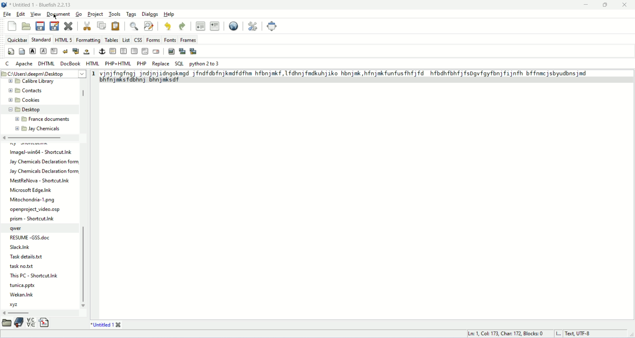 This screenshot has height=338, width=635. I want to click on HTML, so click(146, 52).